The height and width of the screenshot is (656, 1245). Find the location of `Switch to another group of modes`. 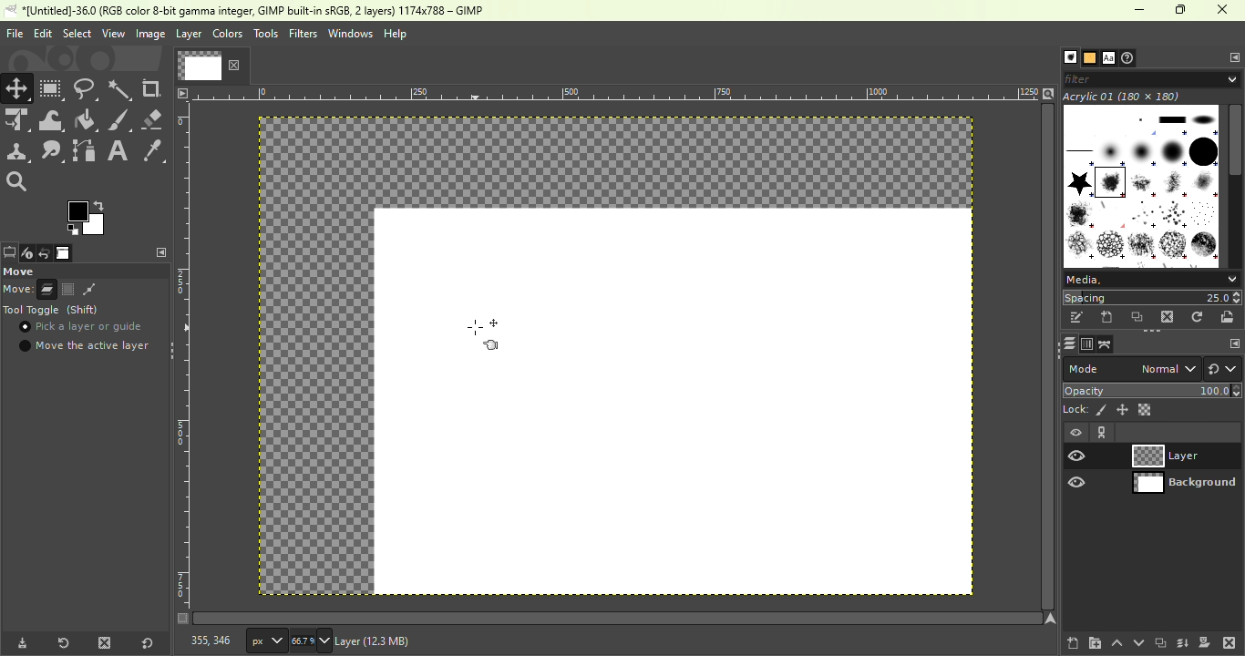

Switch to another group of modes is located at coordinates (1223, 369).